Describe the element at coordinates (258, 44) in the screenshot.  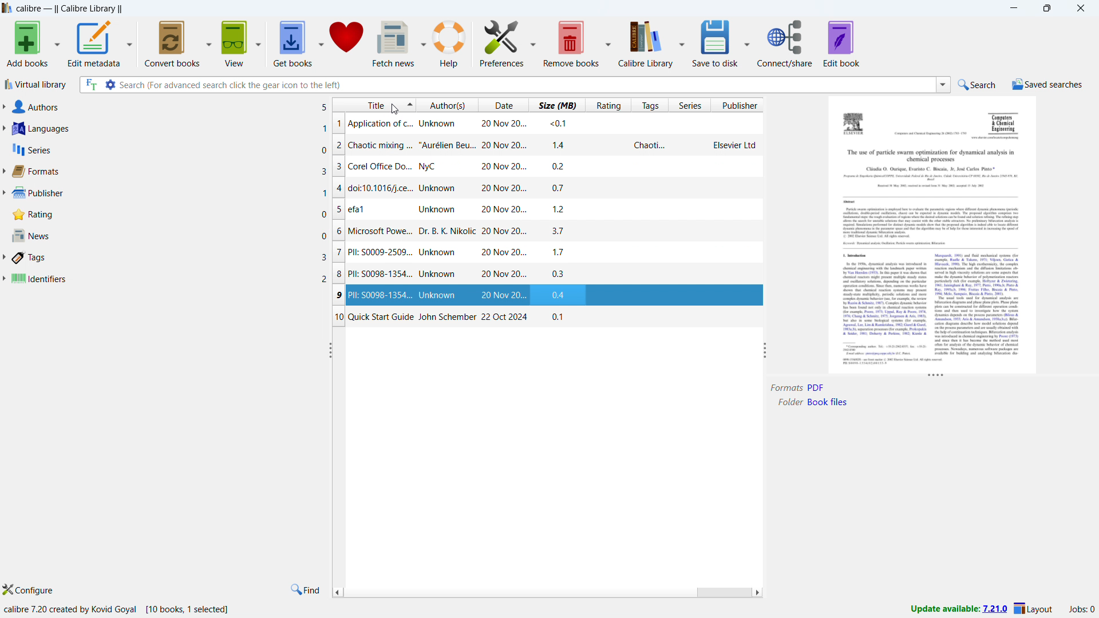
I see `view options` at that location.